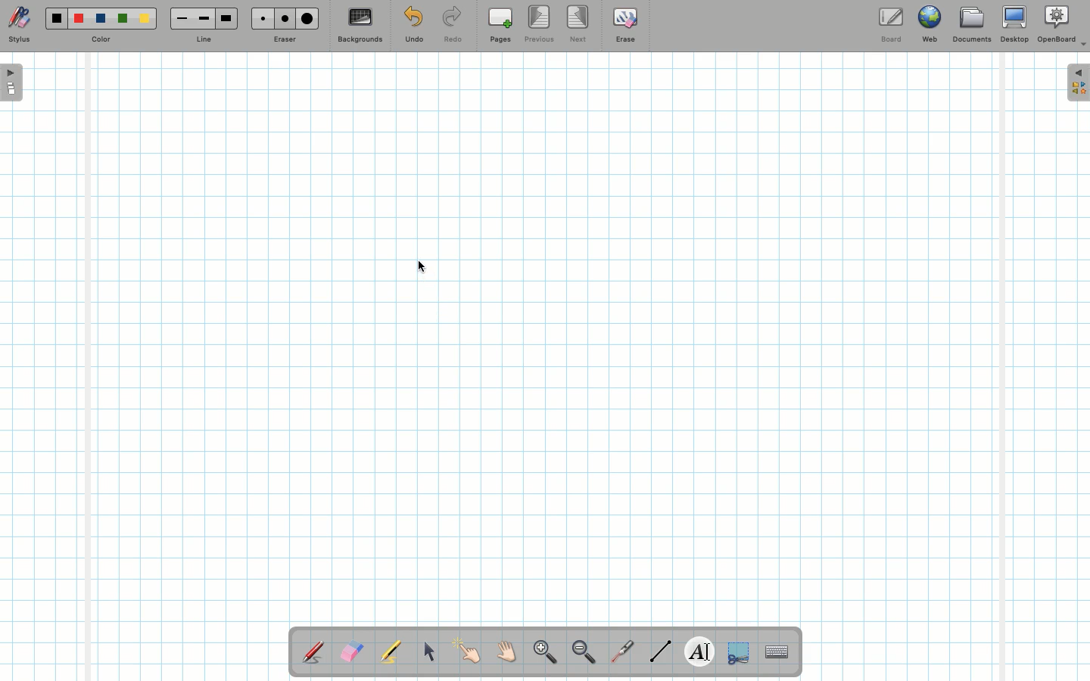  I want to click on Red, so click(79, 19).